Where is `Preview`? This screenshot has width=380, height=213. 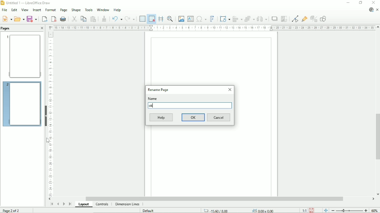
Preview is located at coordinates (23, 56).